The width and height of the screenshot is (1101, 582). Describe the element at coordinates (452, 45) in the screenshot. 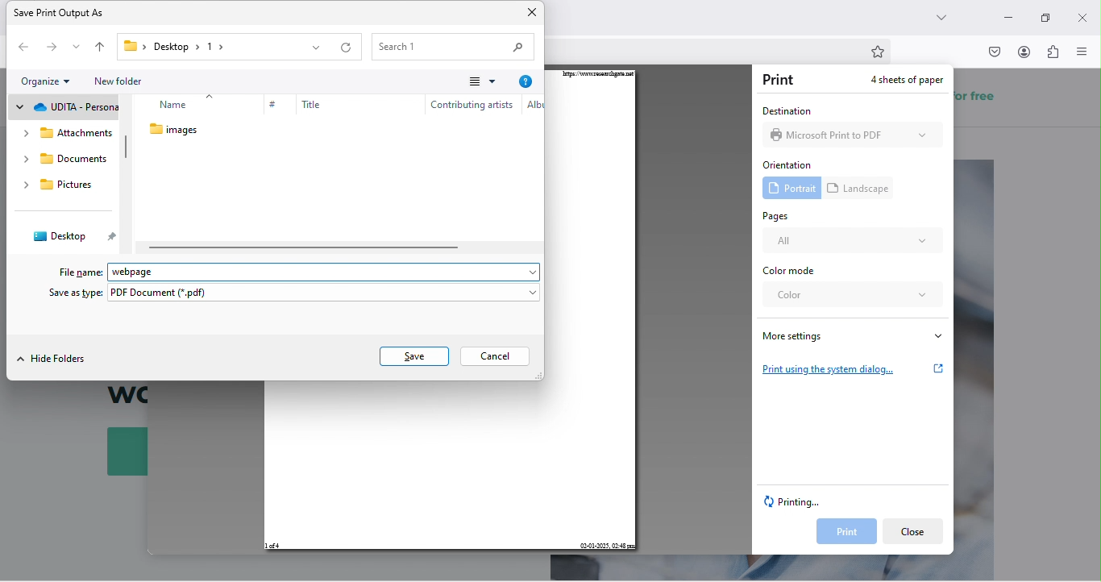

I see `search` at that location.